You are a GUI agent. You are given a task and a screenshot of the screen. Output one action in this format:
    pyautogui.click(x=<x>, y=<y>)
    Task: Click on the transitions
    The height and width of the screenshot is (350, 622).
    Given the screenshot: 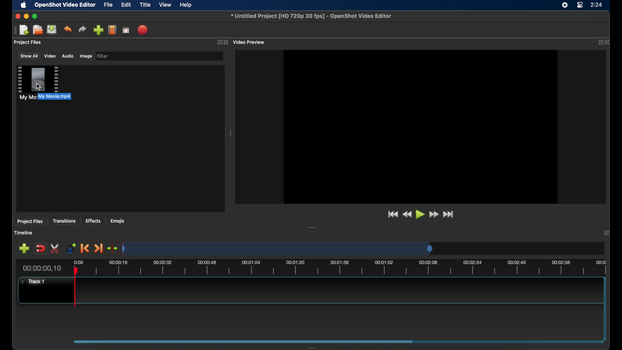 What is the action you would take?
    pyautogui.click(x=65, y=221)
    